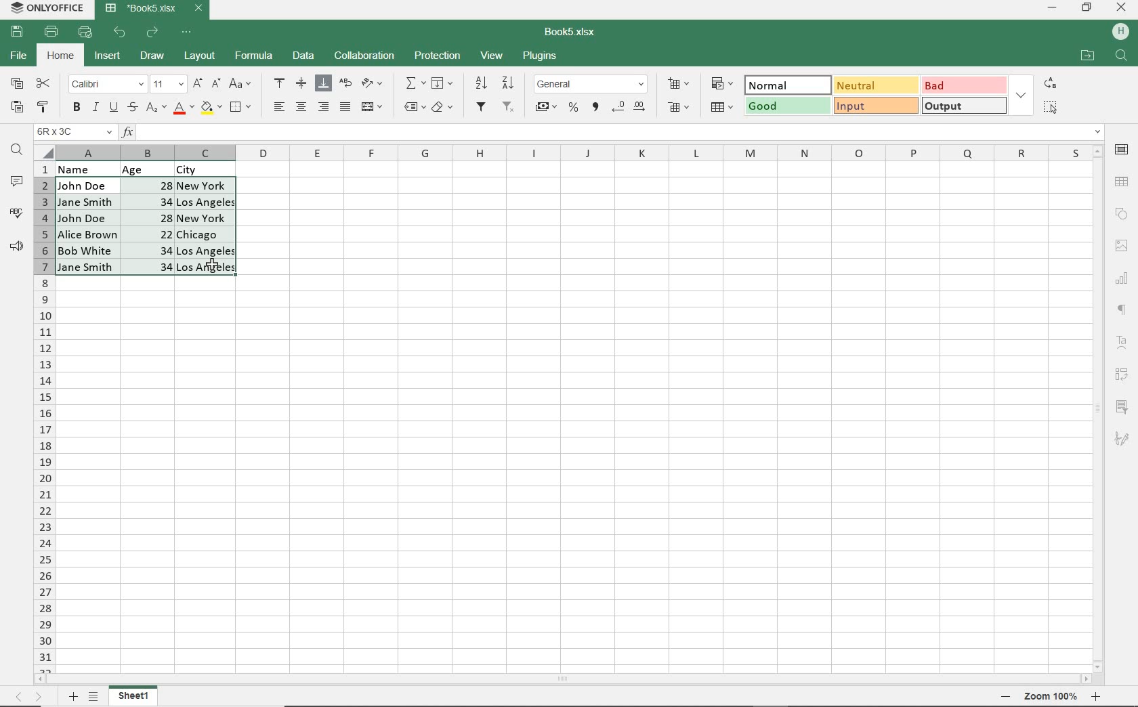  What do you see at coordinates (723, 106) in the screenshot?
I see `FORMAT AS TABLE TEMPLATE` at bounding box center [723, 106].